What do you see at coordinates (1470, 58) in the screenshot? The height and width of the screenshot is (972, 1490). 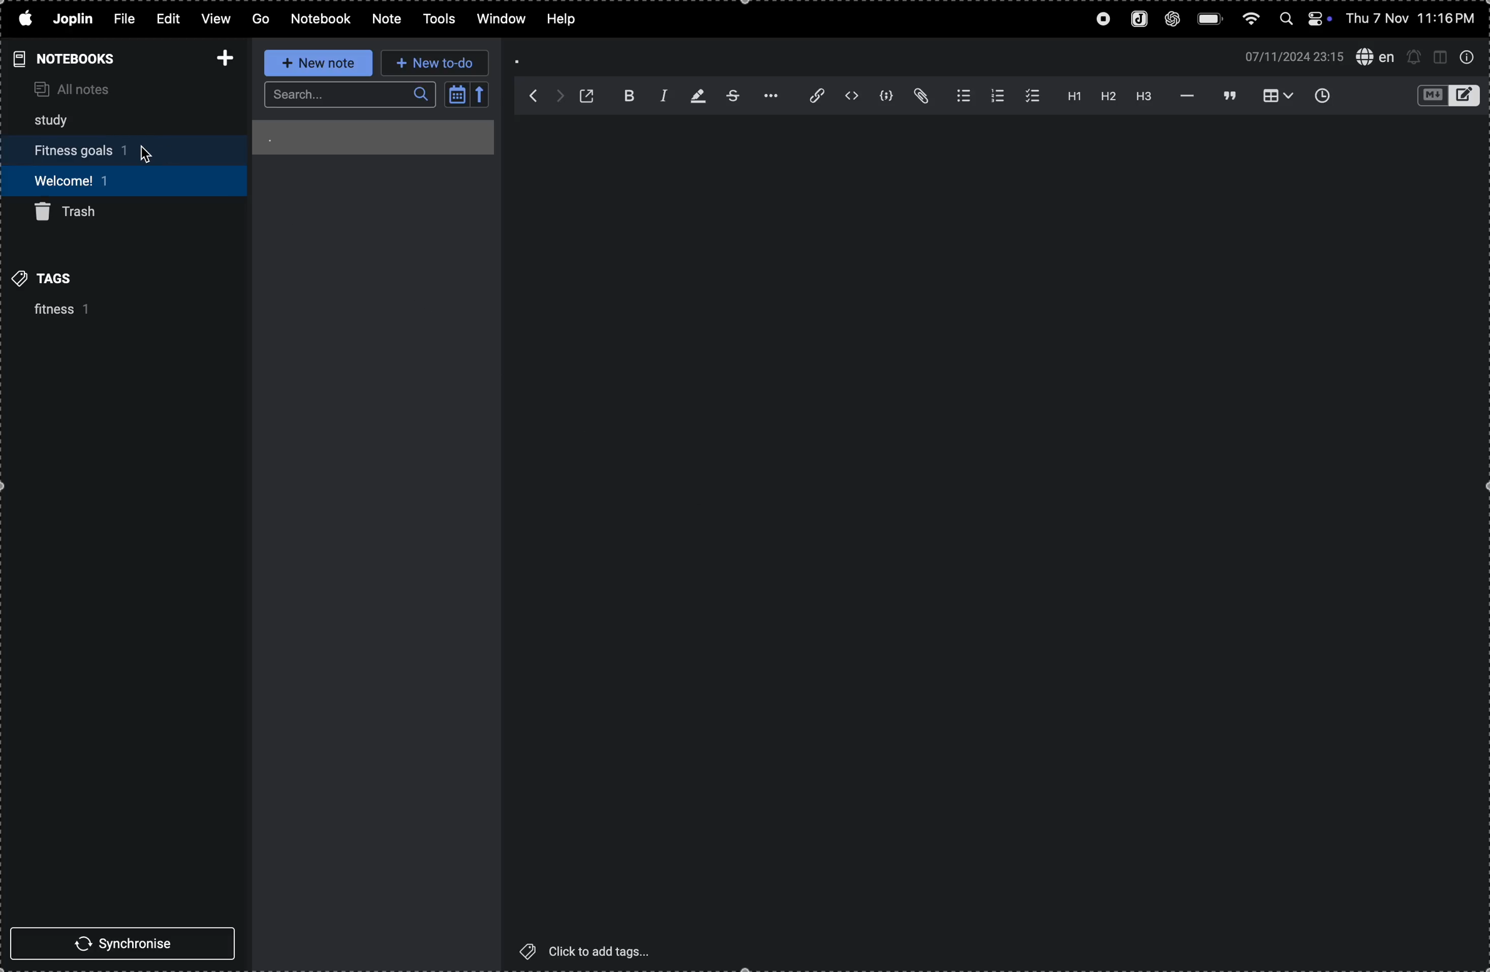 I see `info` at bounding box center [1470, 58].